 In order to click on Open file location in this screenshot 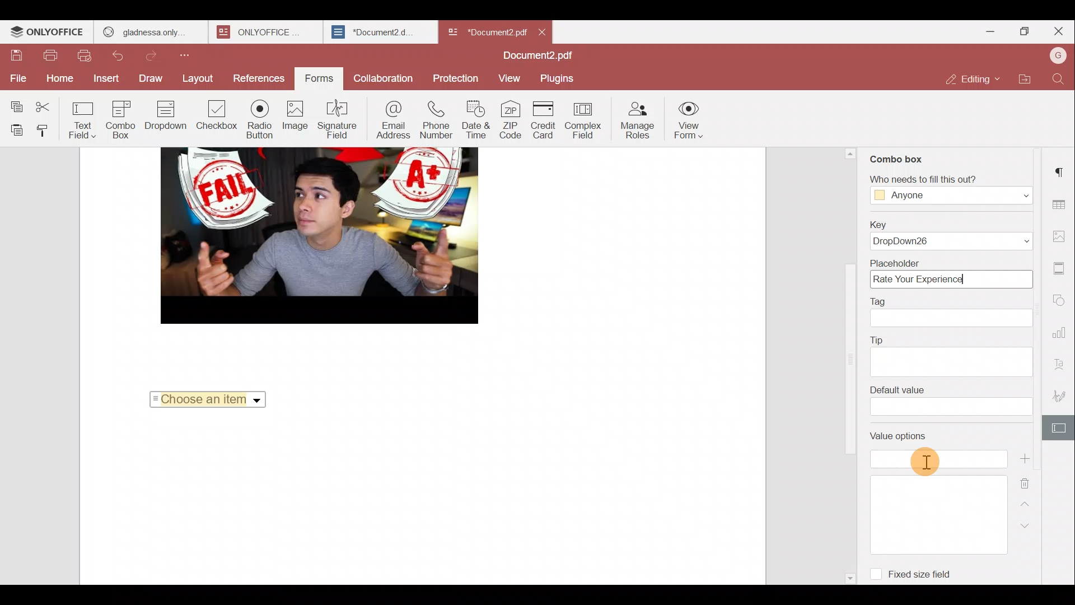, I will do `click(1022, 81)`.